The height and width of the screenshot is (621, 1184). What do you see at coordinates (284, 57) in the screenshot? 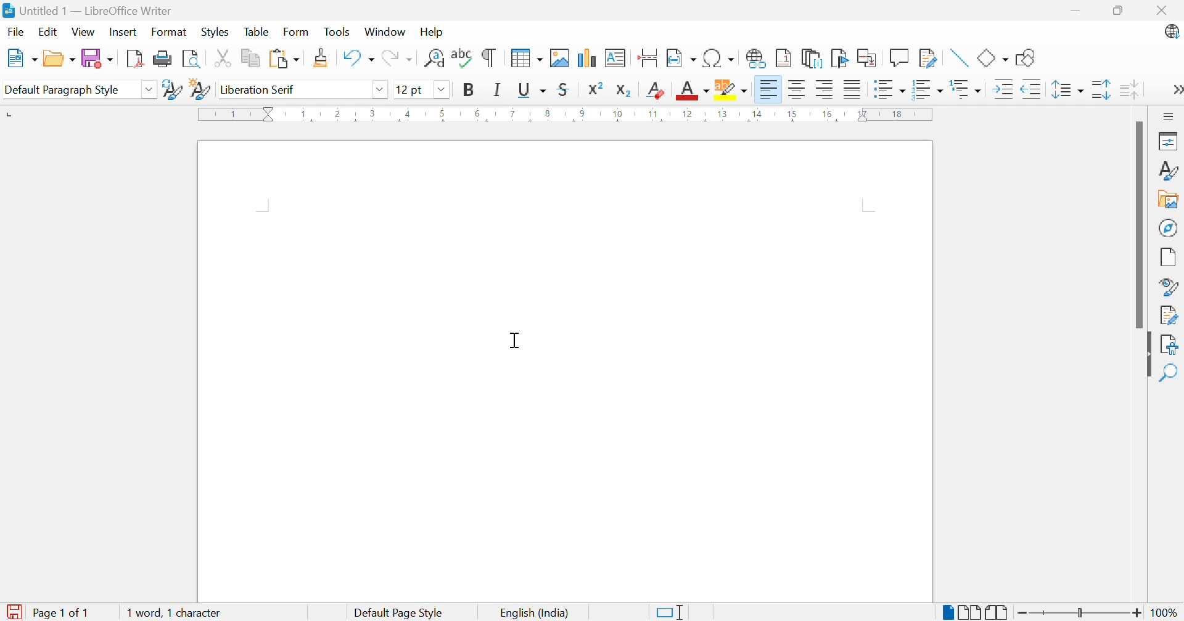
I see `Paste` at bounding box center [284, 57].